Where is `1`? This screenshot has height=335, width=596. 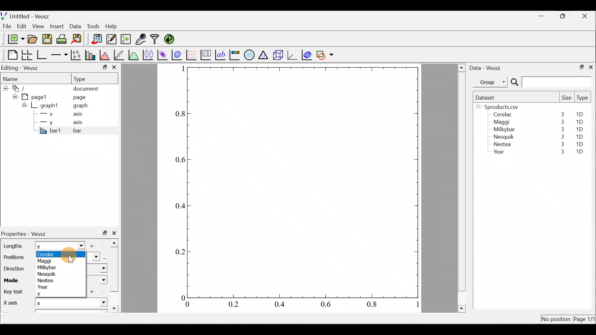 1 is located at coordinates (417, 306).